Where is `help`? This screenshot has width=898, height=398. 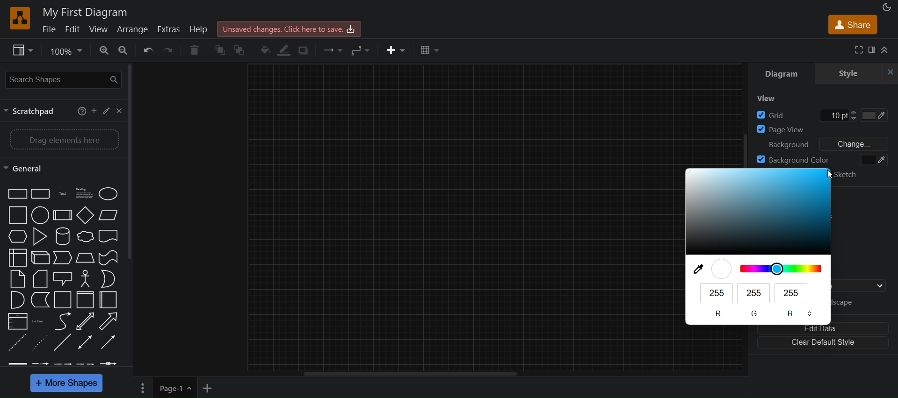
help is located at coordinates (81, 112).